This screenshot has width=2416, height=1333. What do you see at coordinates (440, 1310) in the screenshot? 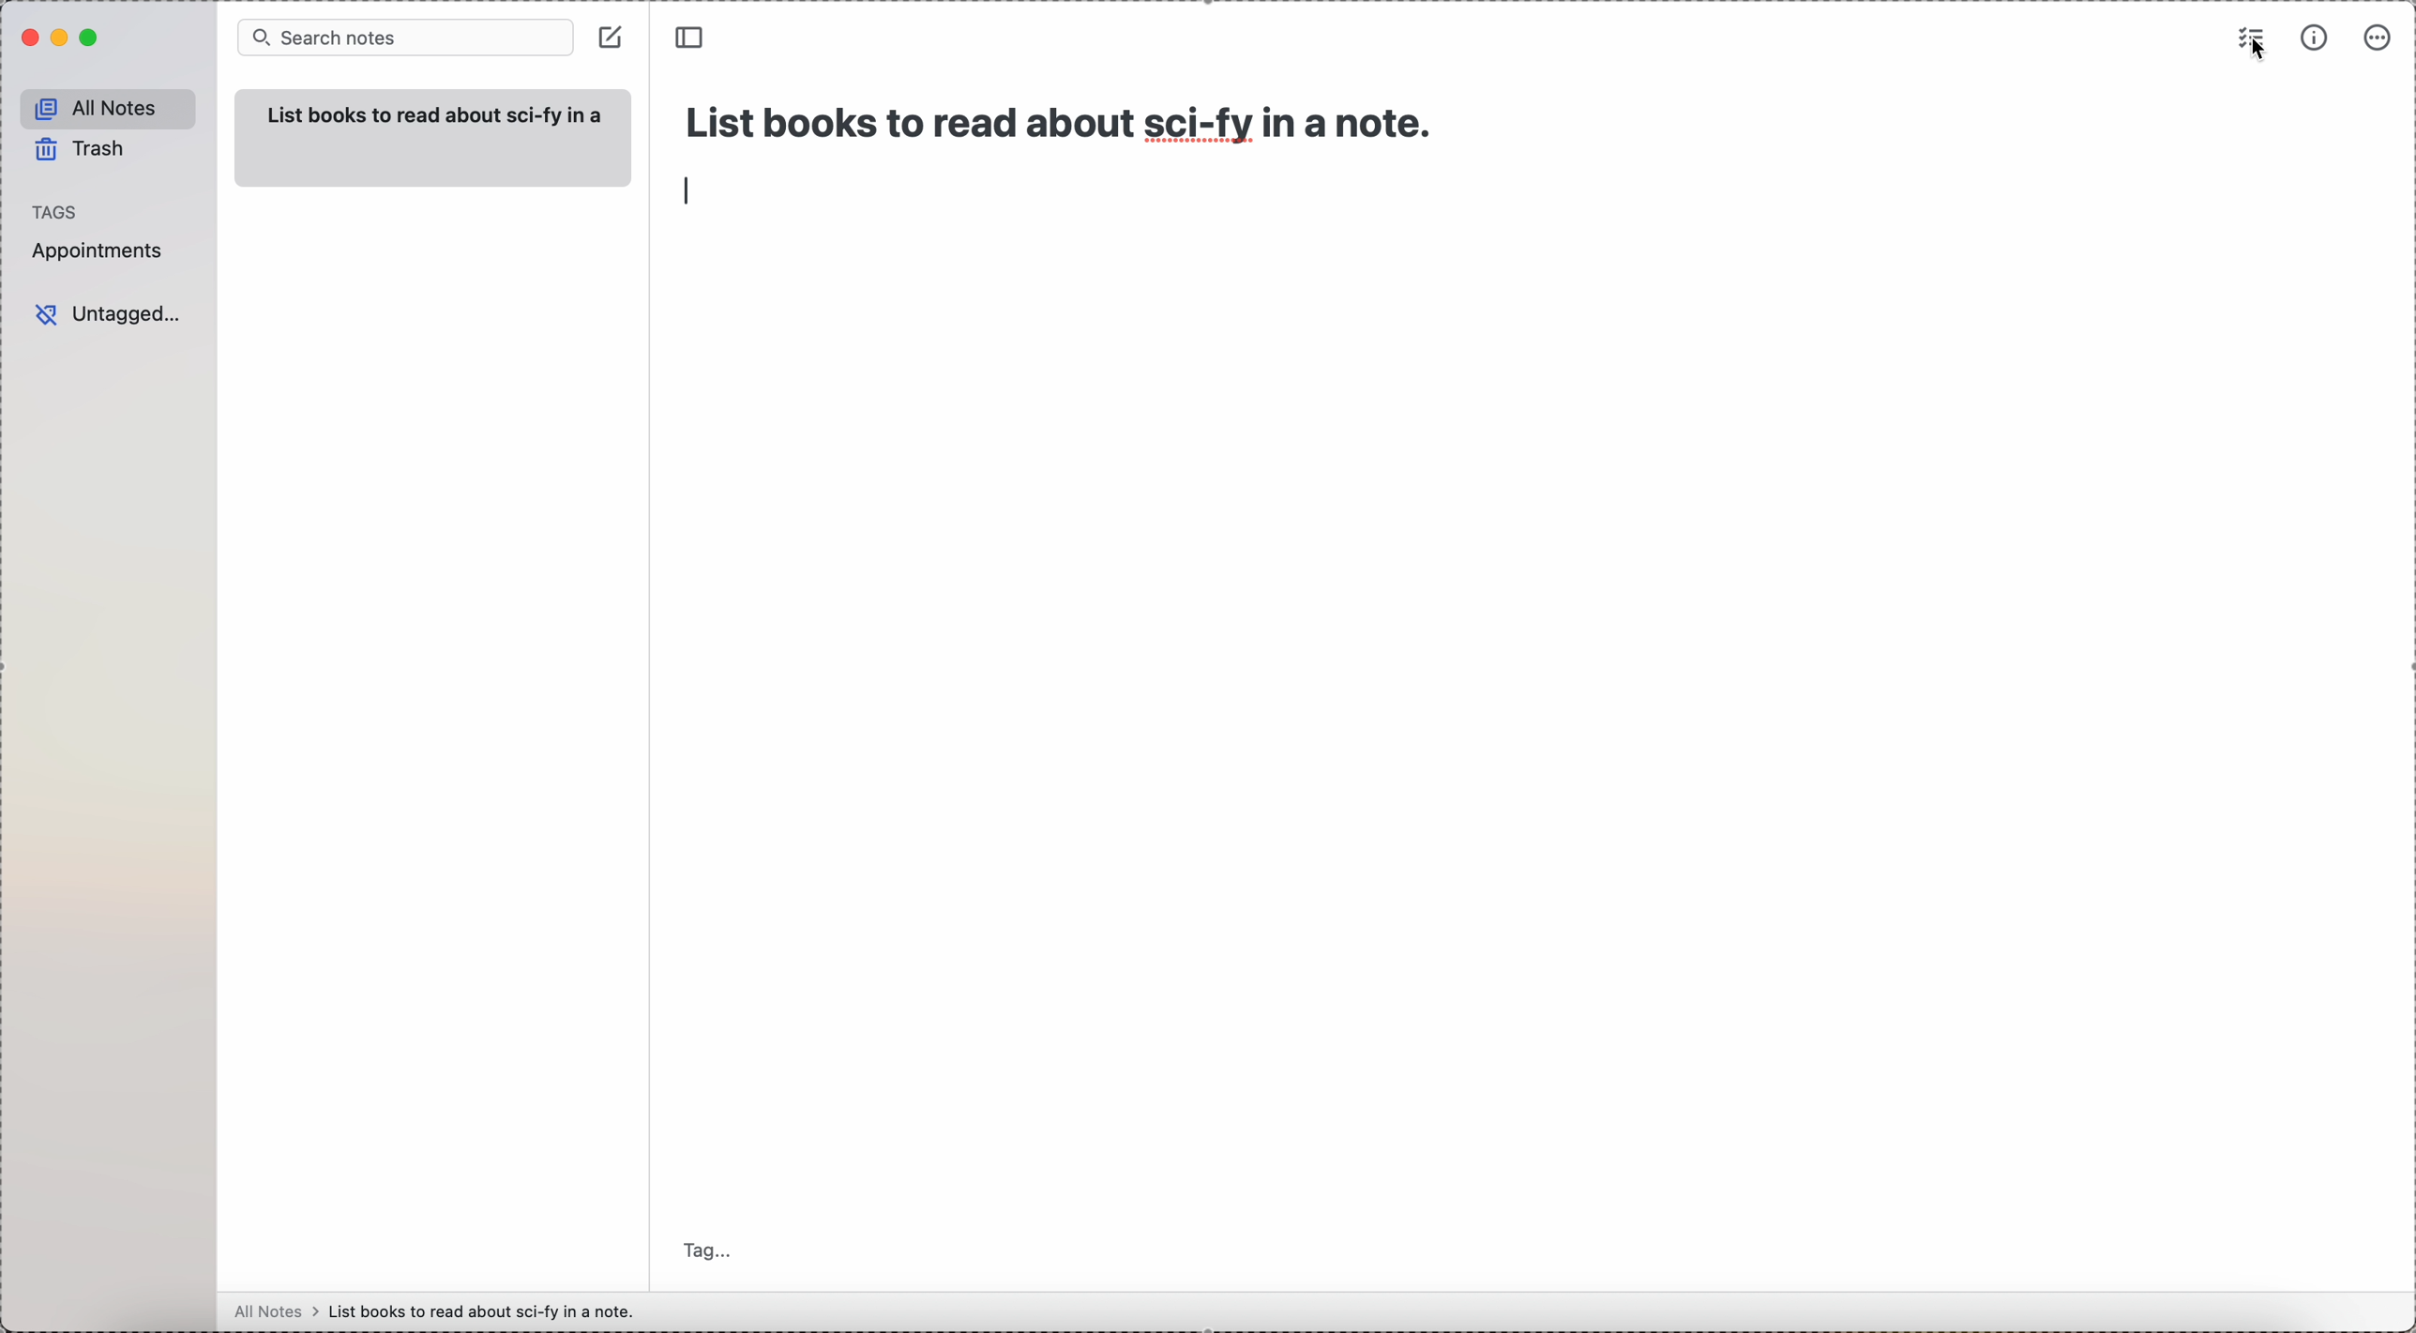
I see `all notes > List books to read about sci-fy in a note.` at bounding box center [440, 1310].